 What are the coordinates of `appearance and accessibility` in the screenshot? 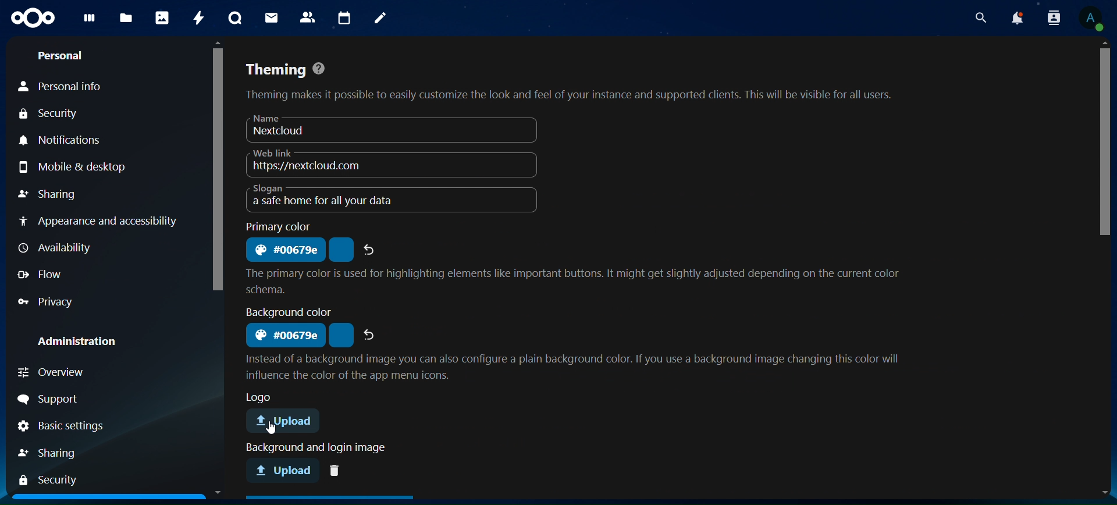 It's located at (97, 220).